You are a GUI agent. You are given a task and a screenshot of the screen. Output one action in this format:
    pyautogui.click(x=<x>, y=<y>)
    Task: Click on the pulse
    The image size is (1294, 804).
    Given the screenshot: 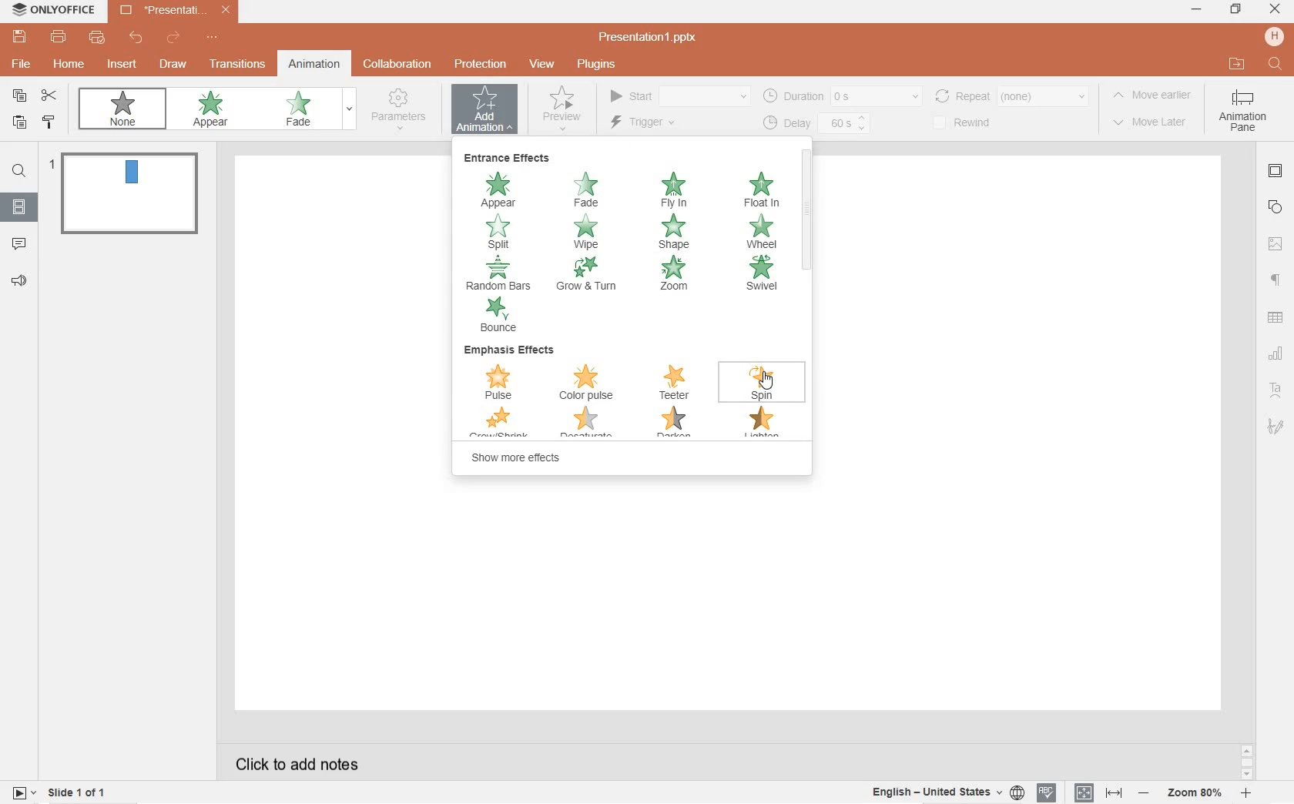 What is the action you would take?
    pyautogui.click(x=500, y=384)
    